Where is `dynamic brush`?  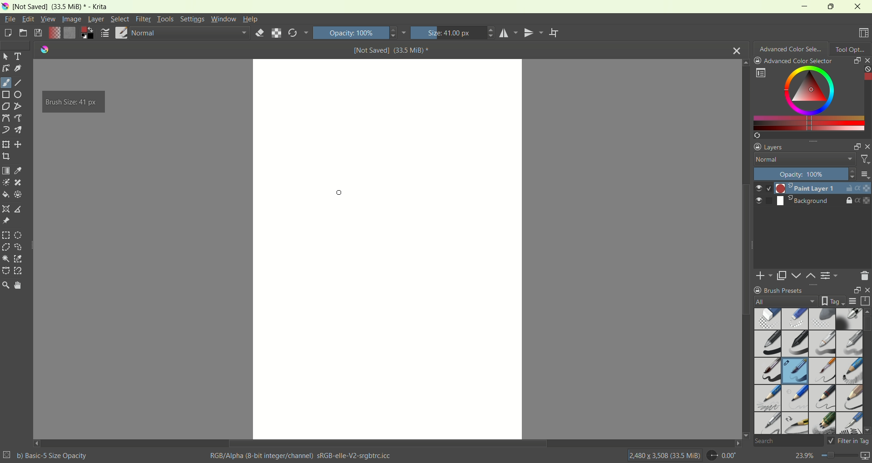 dynamic brush is located at coordinates (6, 130).